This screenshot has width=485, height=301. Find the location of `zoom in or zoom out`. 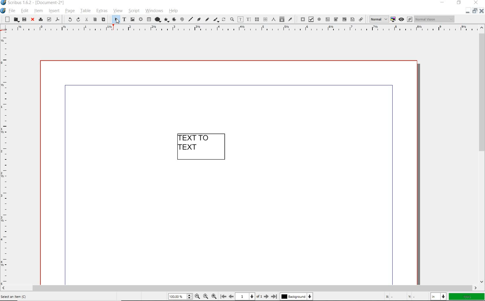

zoom in or zoom out is located at coordinates (232, 20).